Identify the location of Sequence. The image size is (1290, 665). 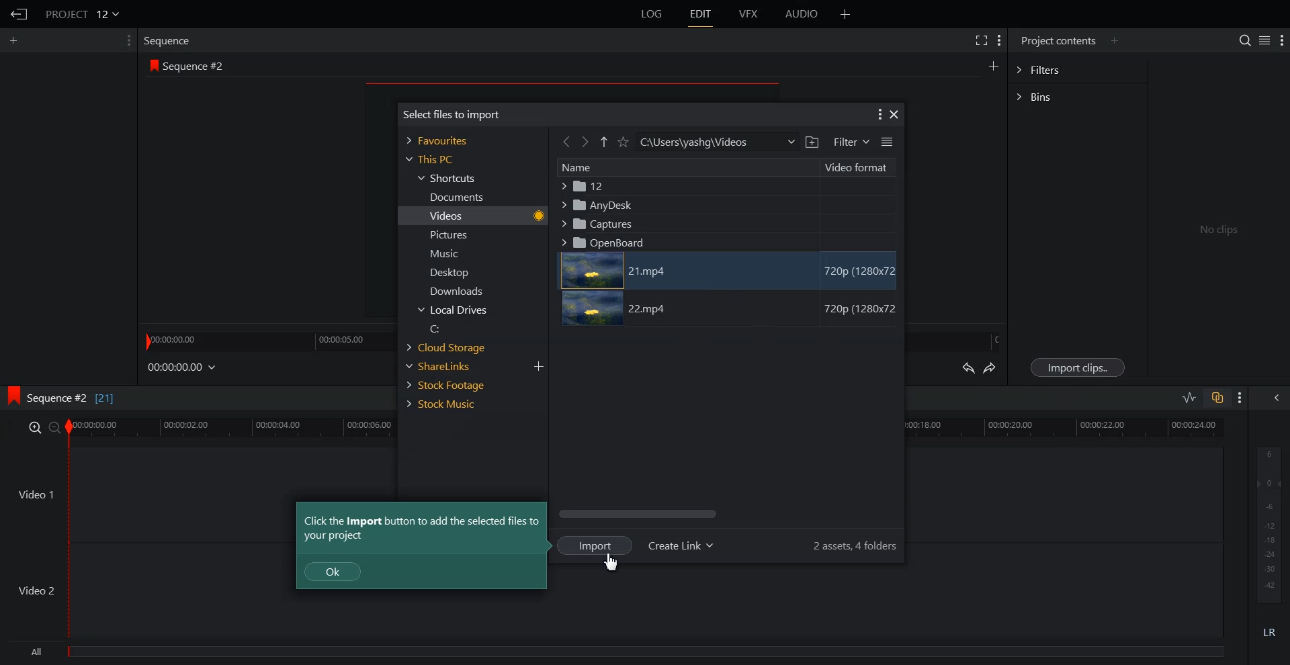
(170, 40).